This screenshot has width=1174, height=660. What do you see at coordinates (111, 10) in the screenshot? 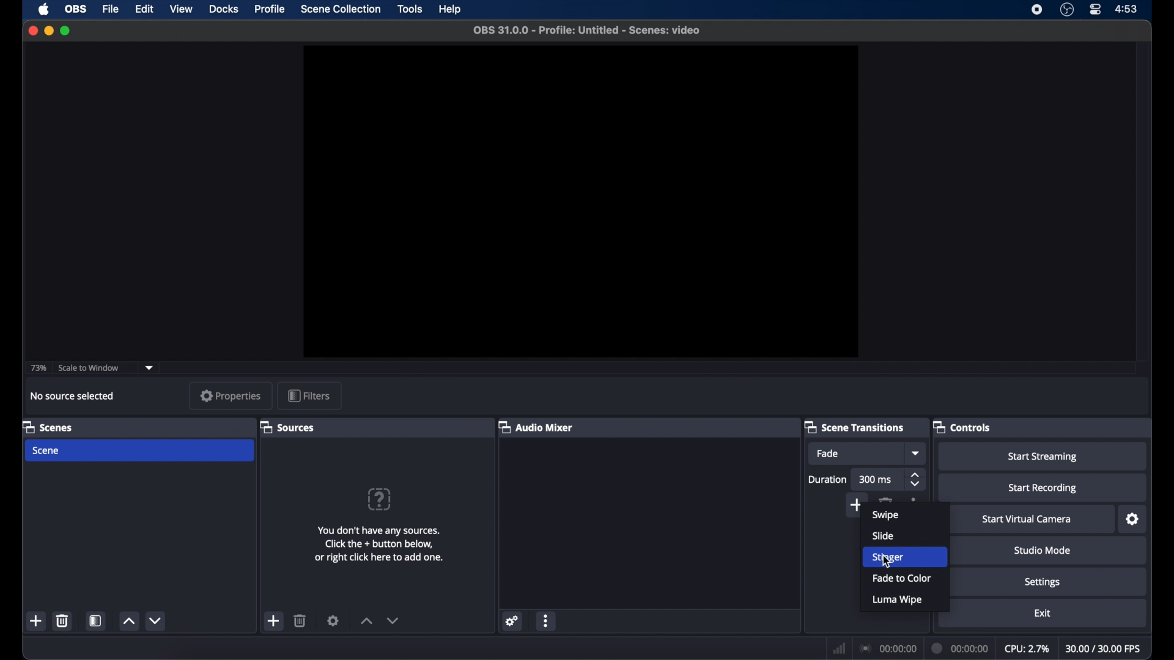
I see `file` at bounding box center [111, 10].